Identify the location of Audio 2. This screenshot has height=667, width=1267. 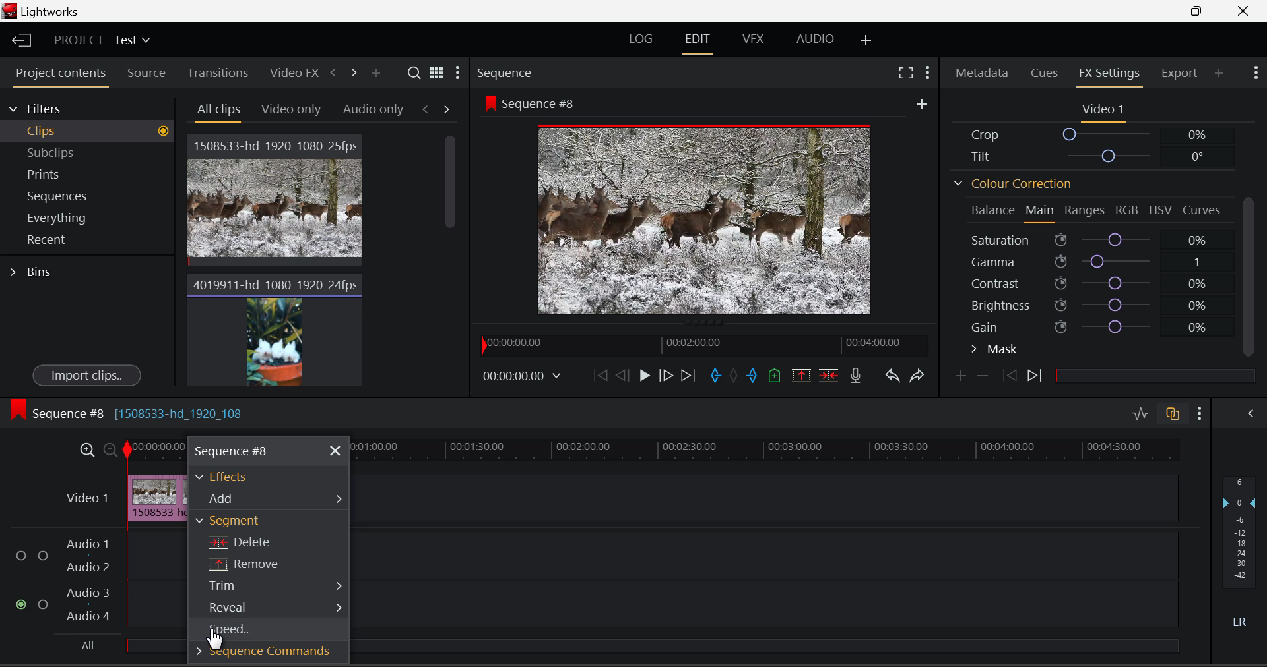
(90, 567).